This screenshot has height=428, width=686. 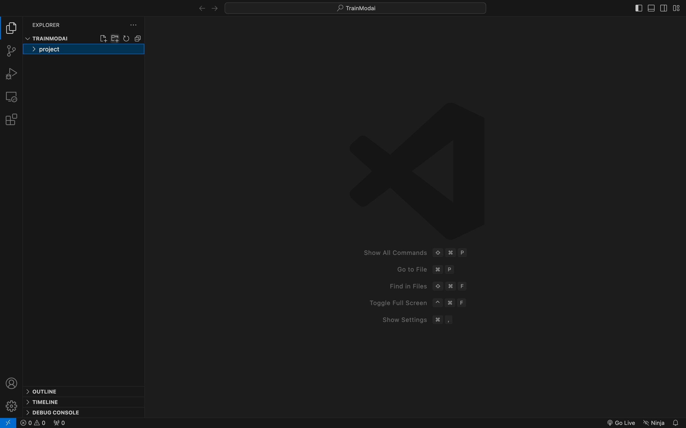 What do you see at coordinates (54, 412) in the screenshot?
I see `debug console` at bounding box center [54, 412].